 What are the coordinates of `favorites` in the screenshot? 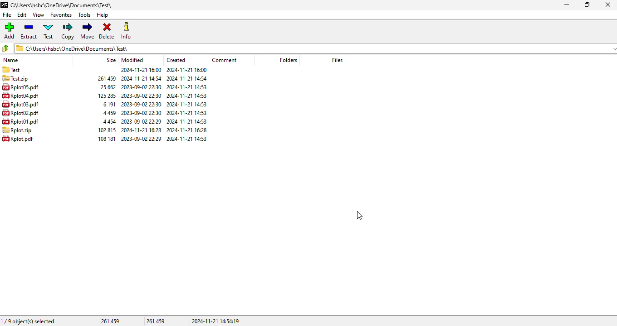 It's located at (61, 15).